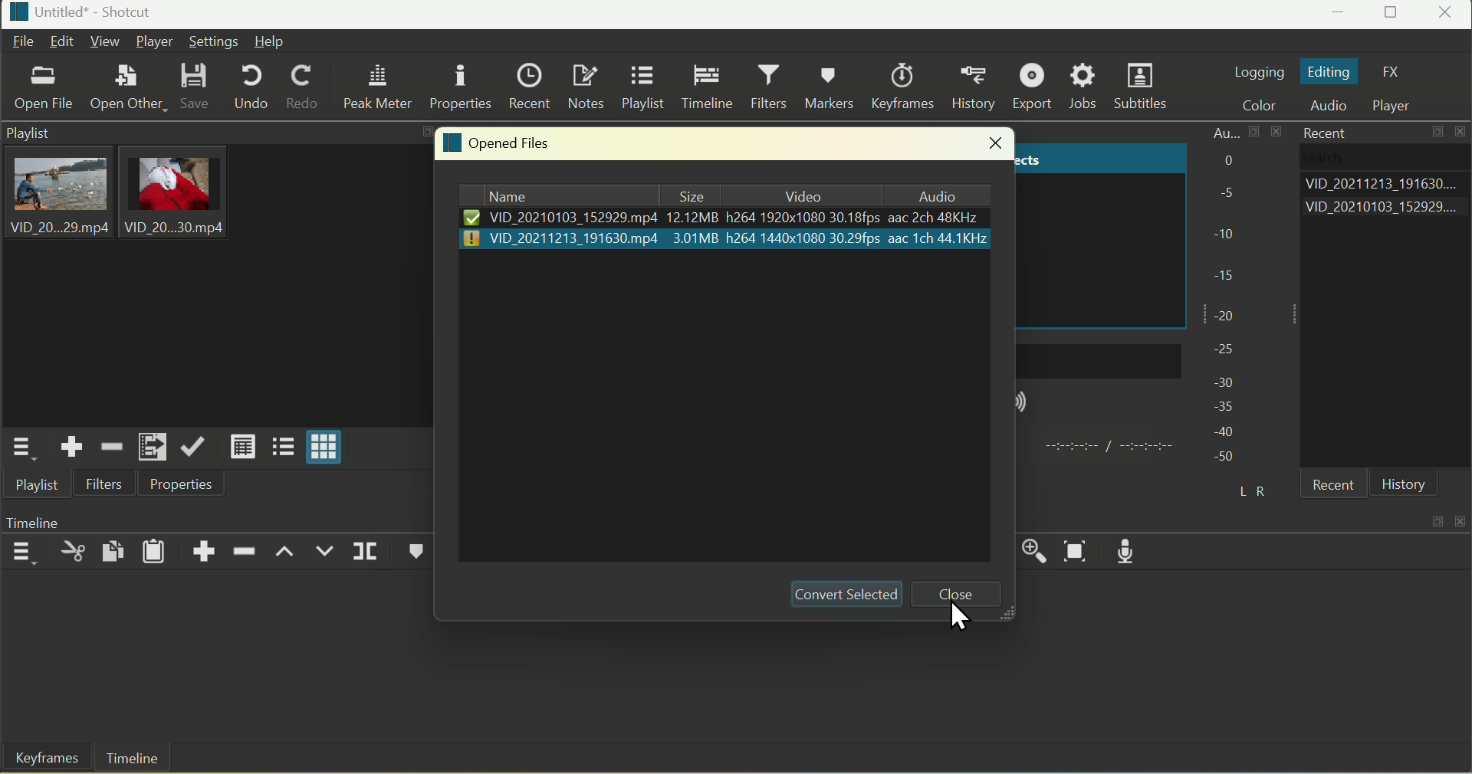  Describe the element at coordinates (381, 88) in the screenshot. I see `Peak Meter` at that location.